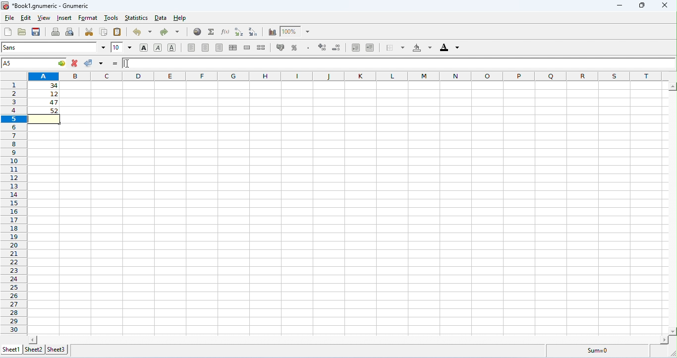  Describe the element at coordinates (162, 18) in the screenshot. I see `data` at that location.